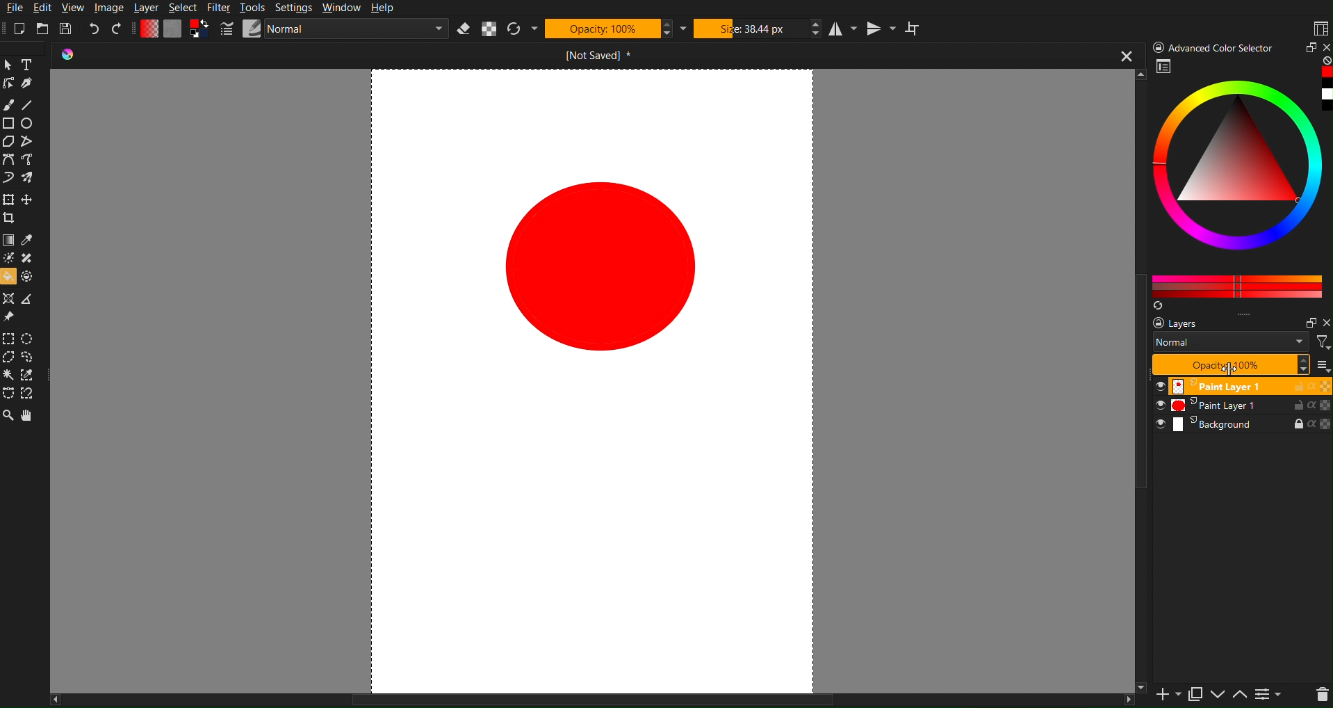 Image resolution: width=1333 pixels, height=708 pixels. I want to click on Dynamic Brush, so click(8, 177).